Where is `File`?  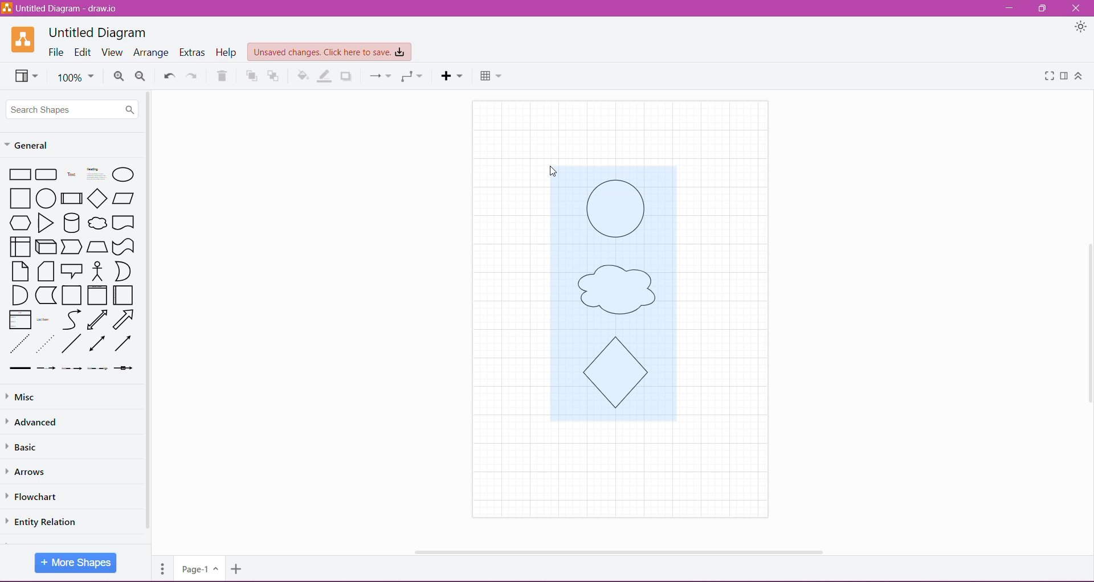
File is located at coordinates (56, 52).